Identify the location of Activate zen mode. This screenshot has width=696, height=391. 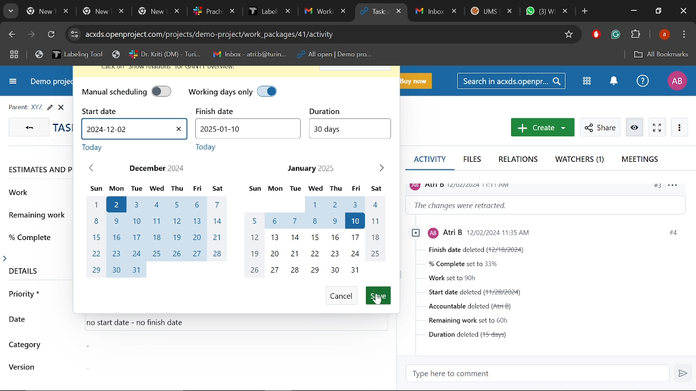
(657, 128).